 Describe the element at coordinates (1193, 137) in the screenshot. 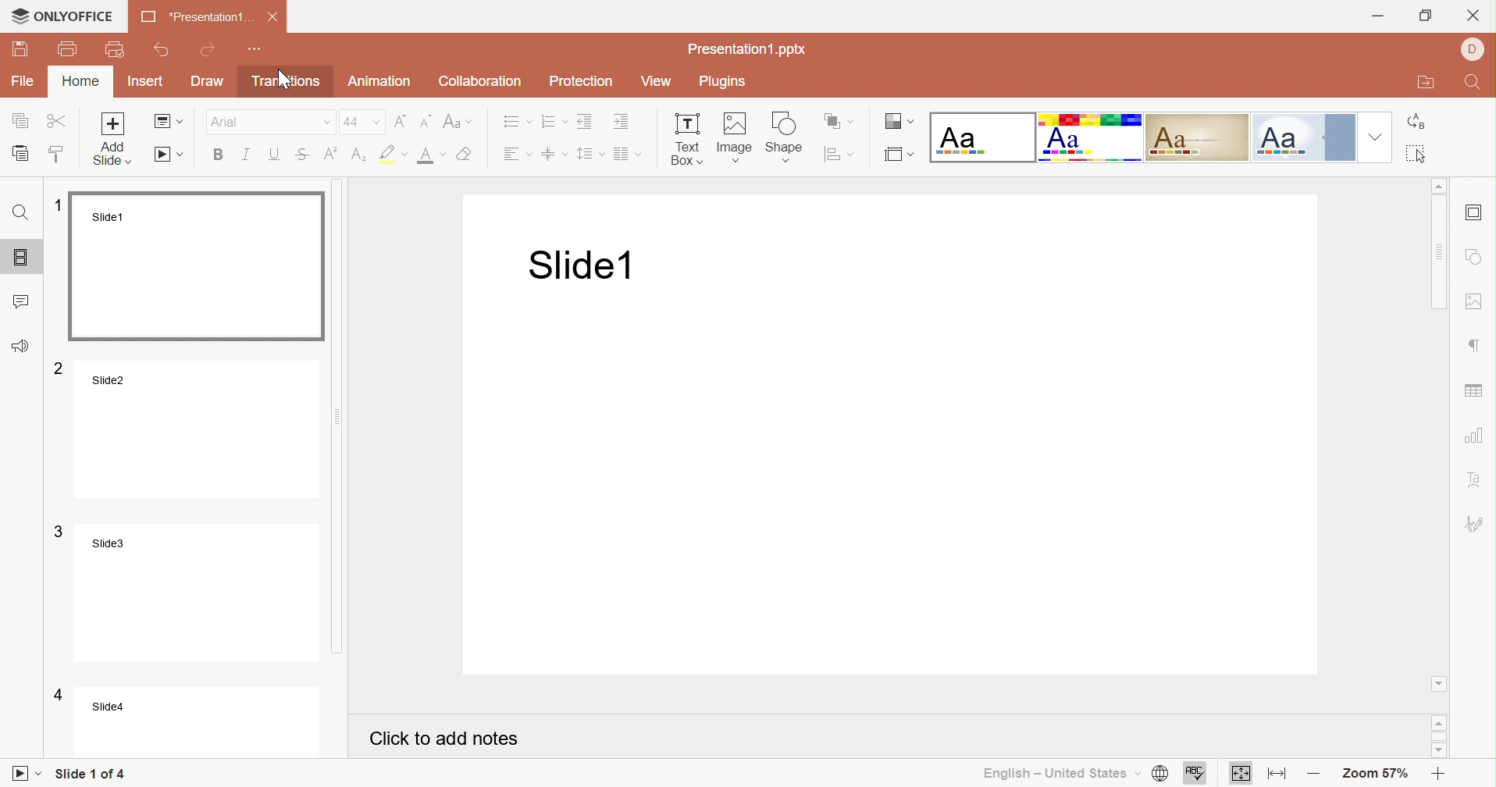

I see `Classic` at that location.